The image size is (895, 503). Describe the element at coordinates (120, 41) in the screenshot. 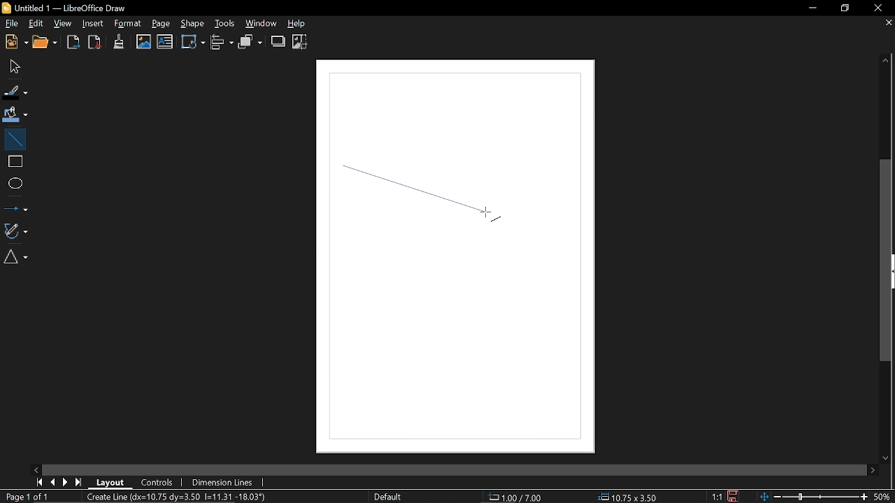

I see `Clone` at that location.